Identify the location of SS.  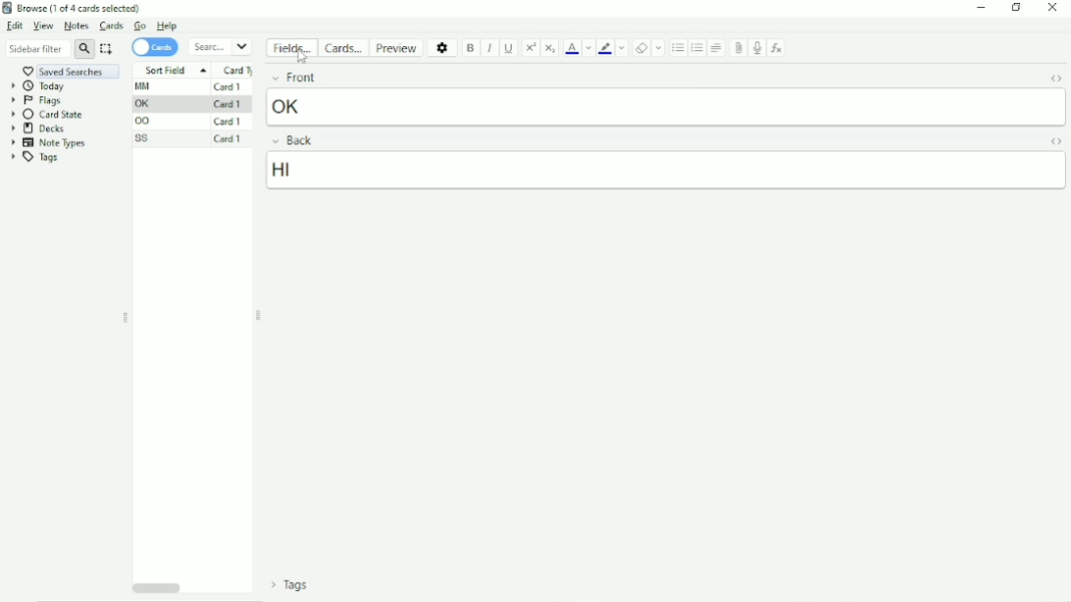
(144, 138).